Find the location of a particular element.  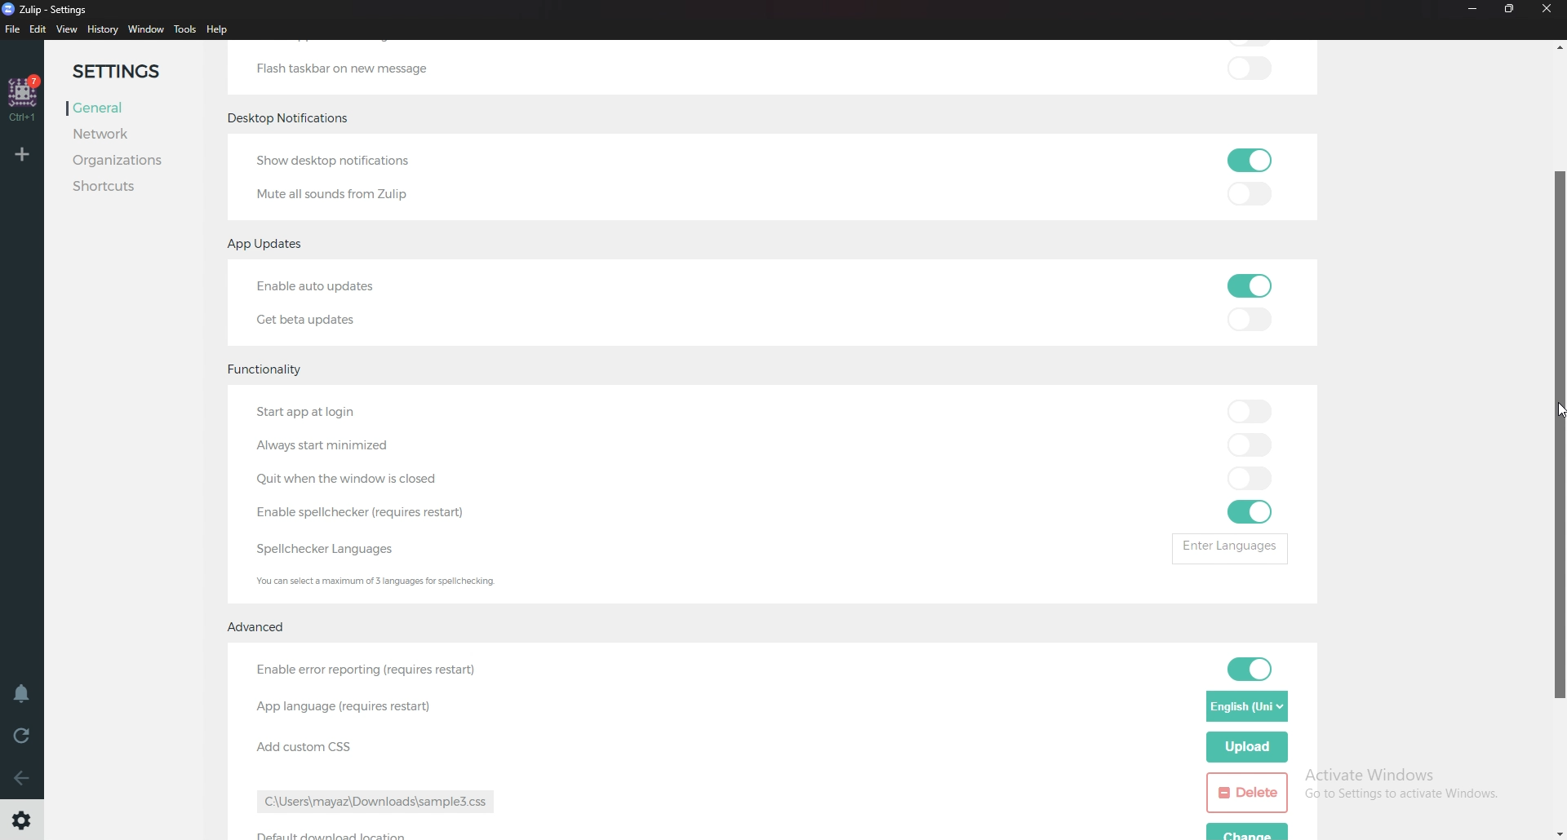

view is located at coordinates (67, 30).